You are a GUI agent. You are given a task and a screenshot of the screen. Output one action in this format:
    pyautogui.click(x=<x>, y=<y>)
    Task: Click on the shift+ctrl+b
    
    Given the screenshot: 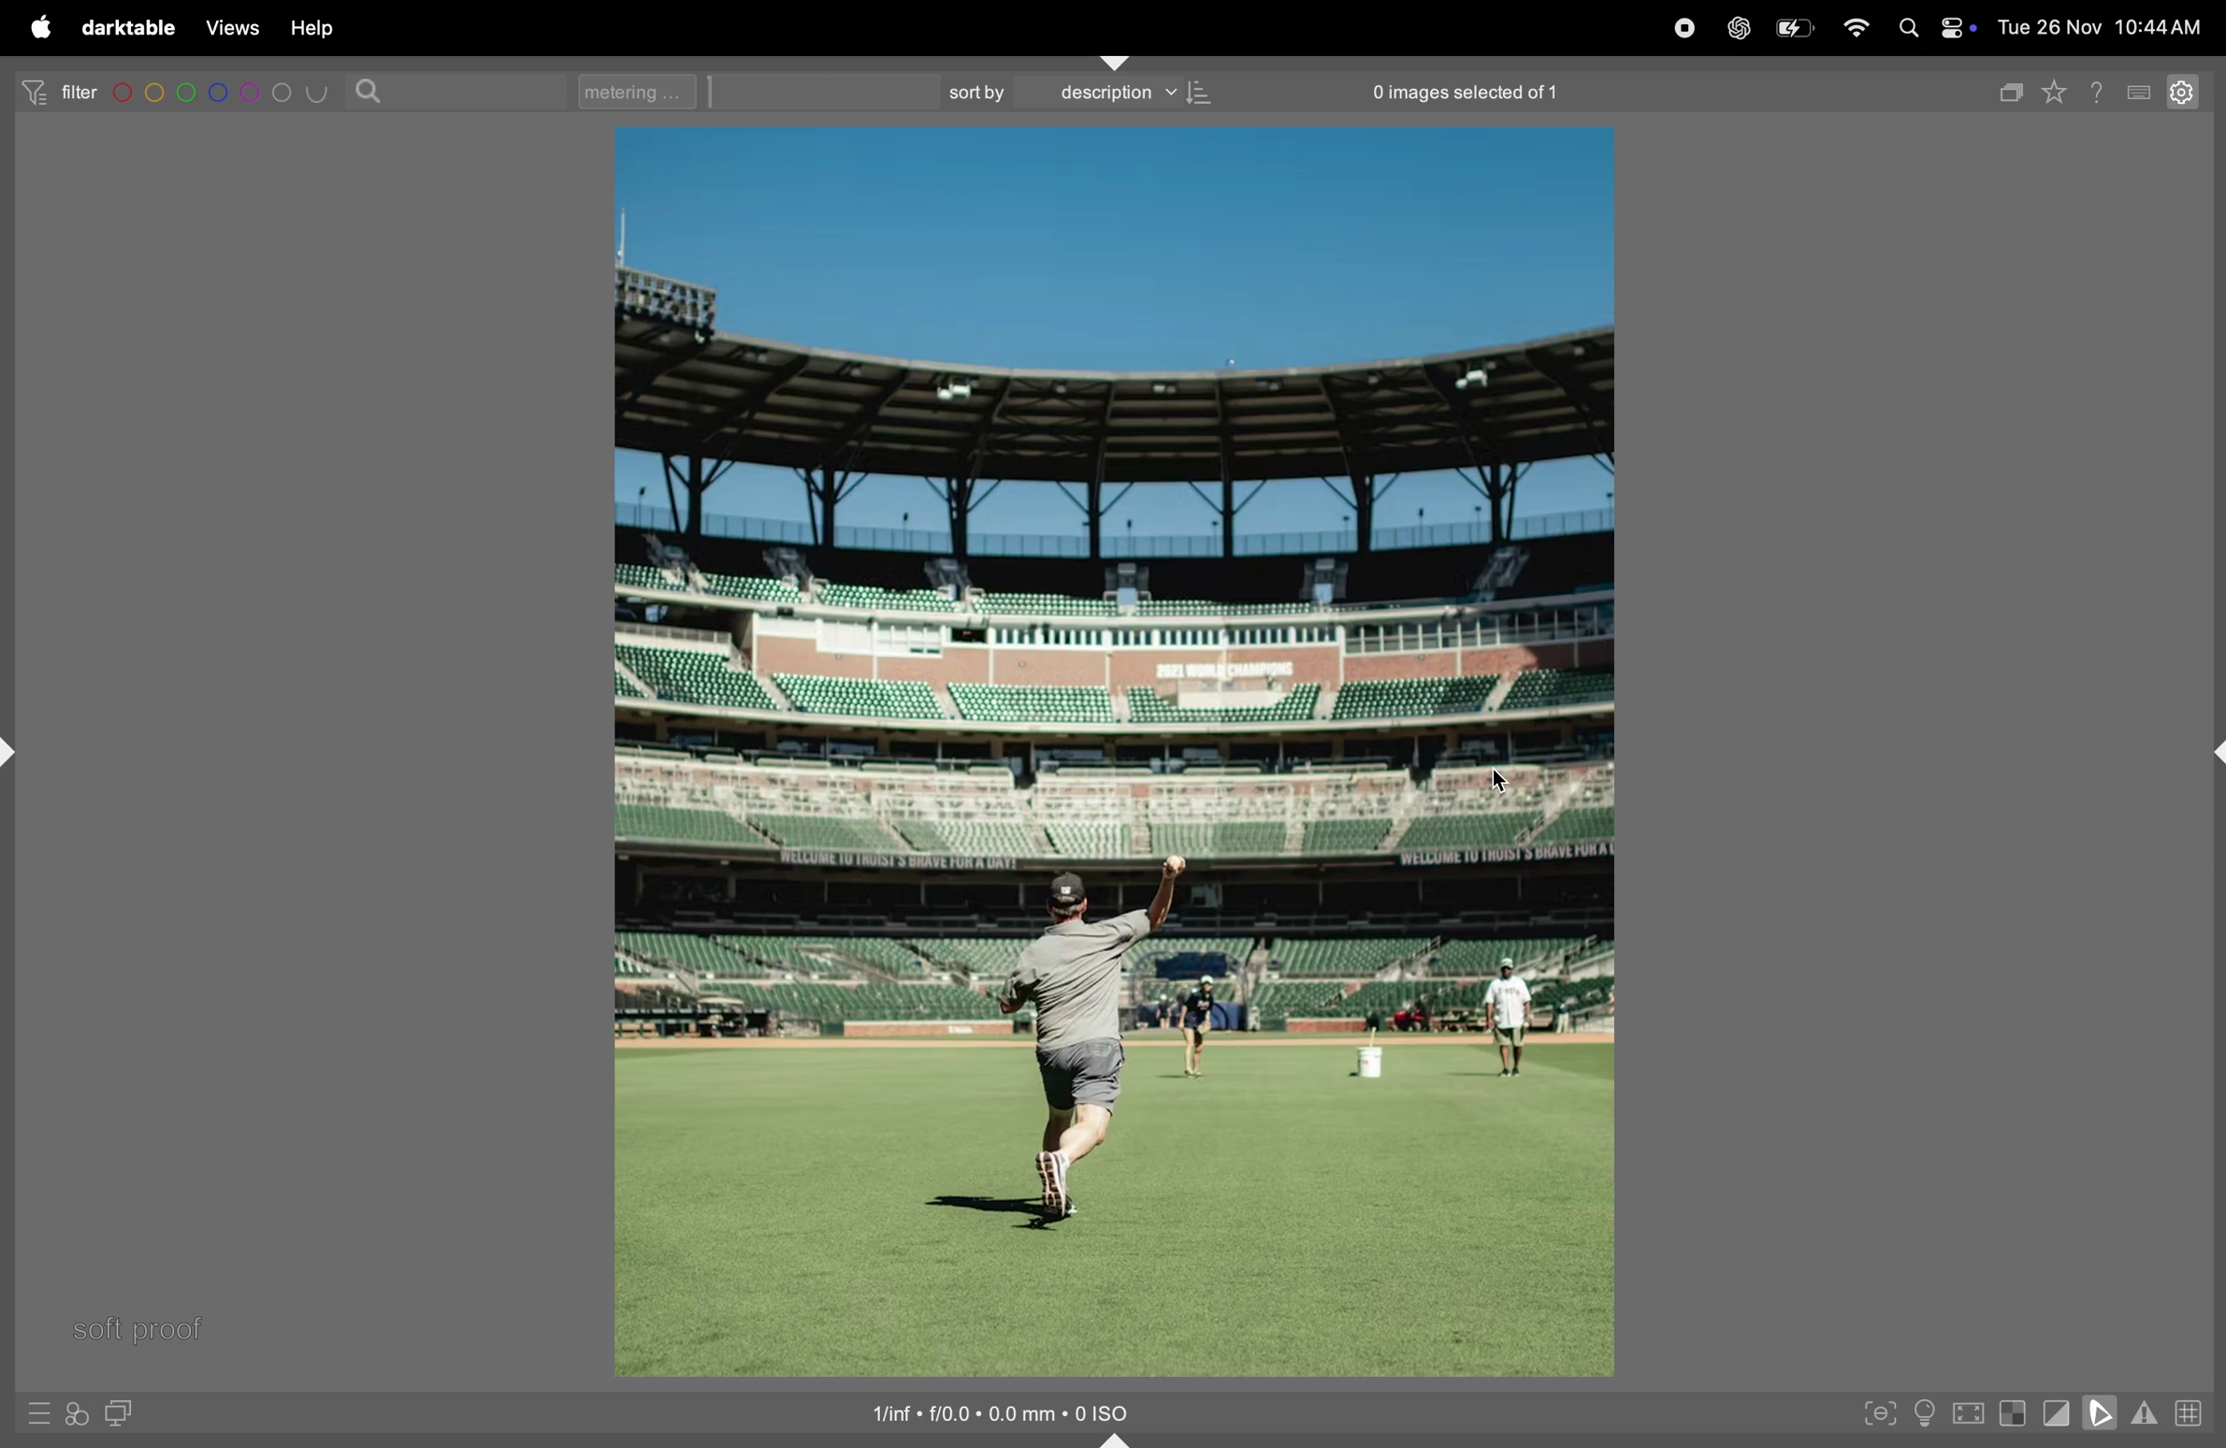 What is the action you would take?
    pyautogui.click(x=1120, y=1438)
    